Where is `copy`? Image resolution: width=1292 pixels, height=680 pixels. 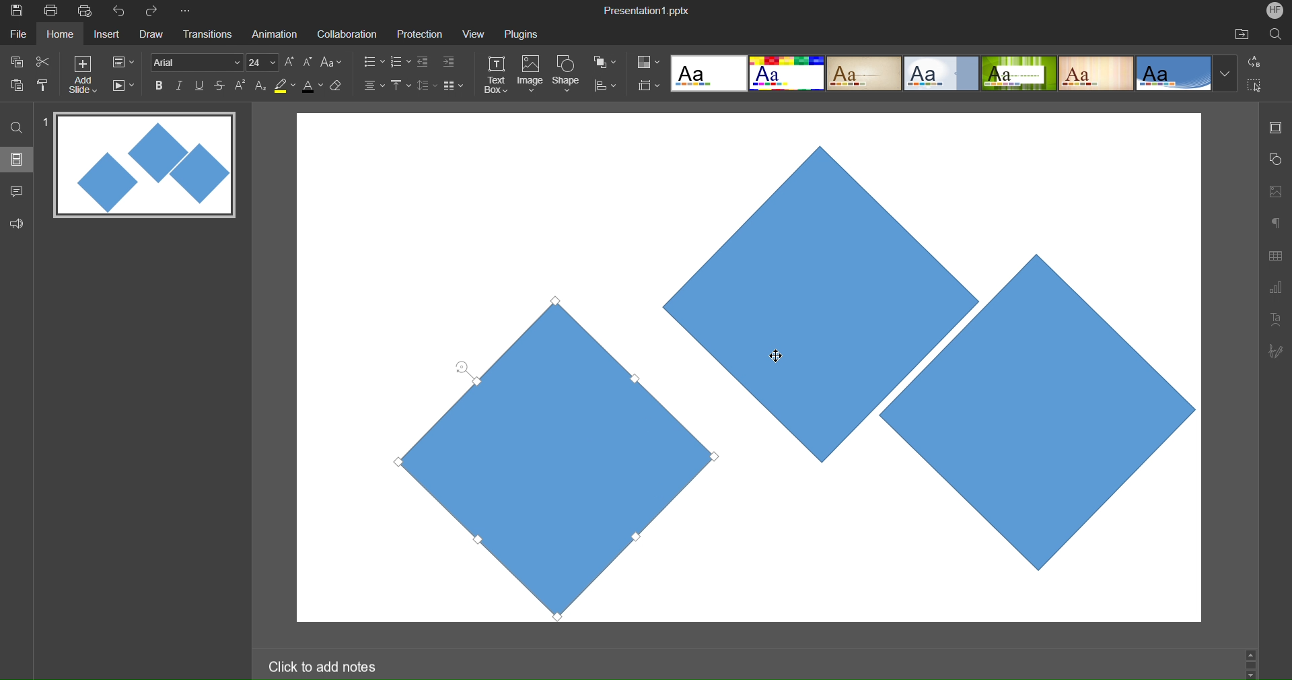 copy is located at coordinates (15, 61).